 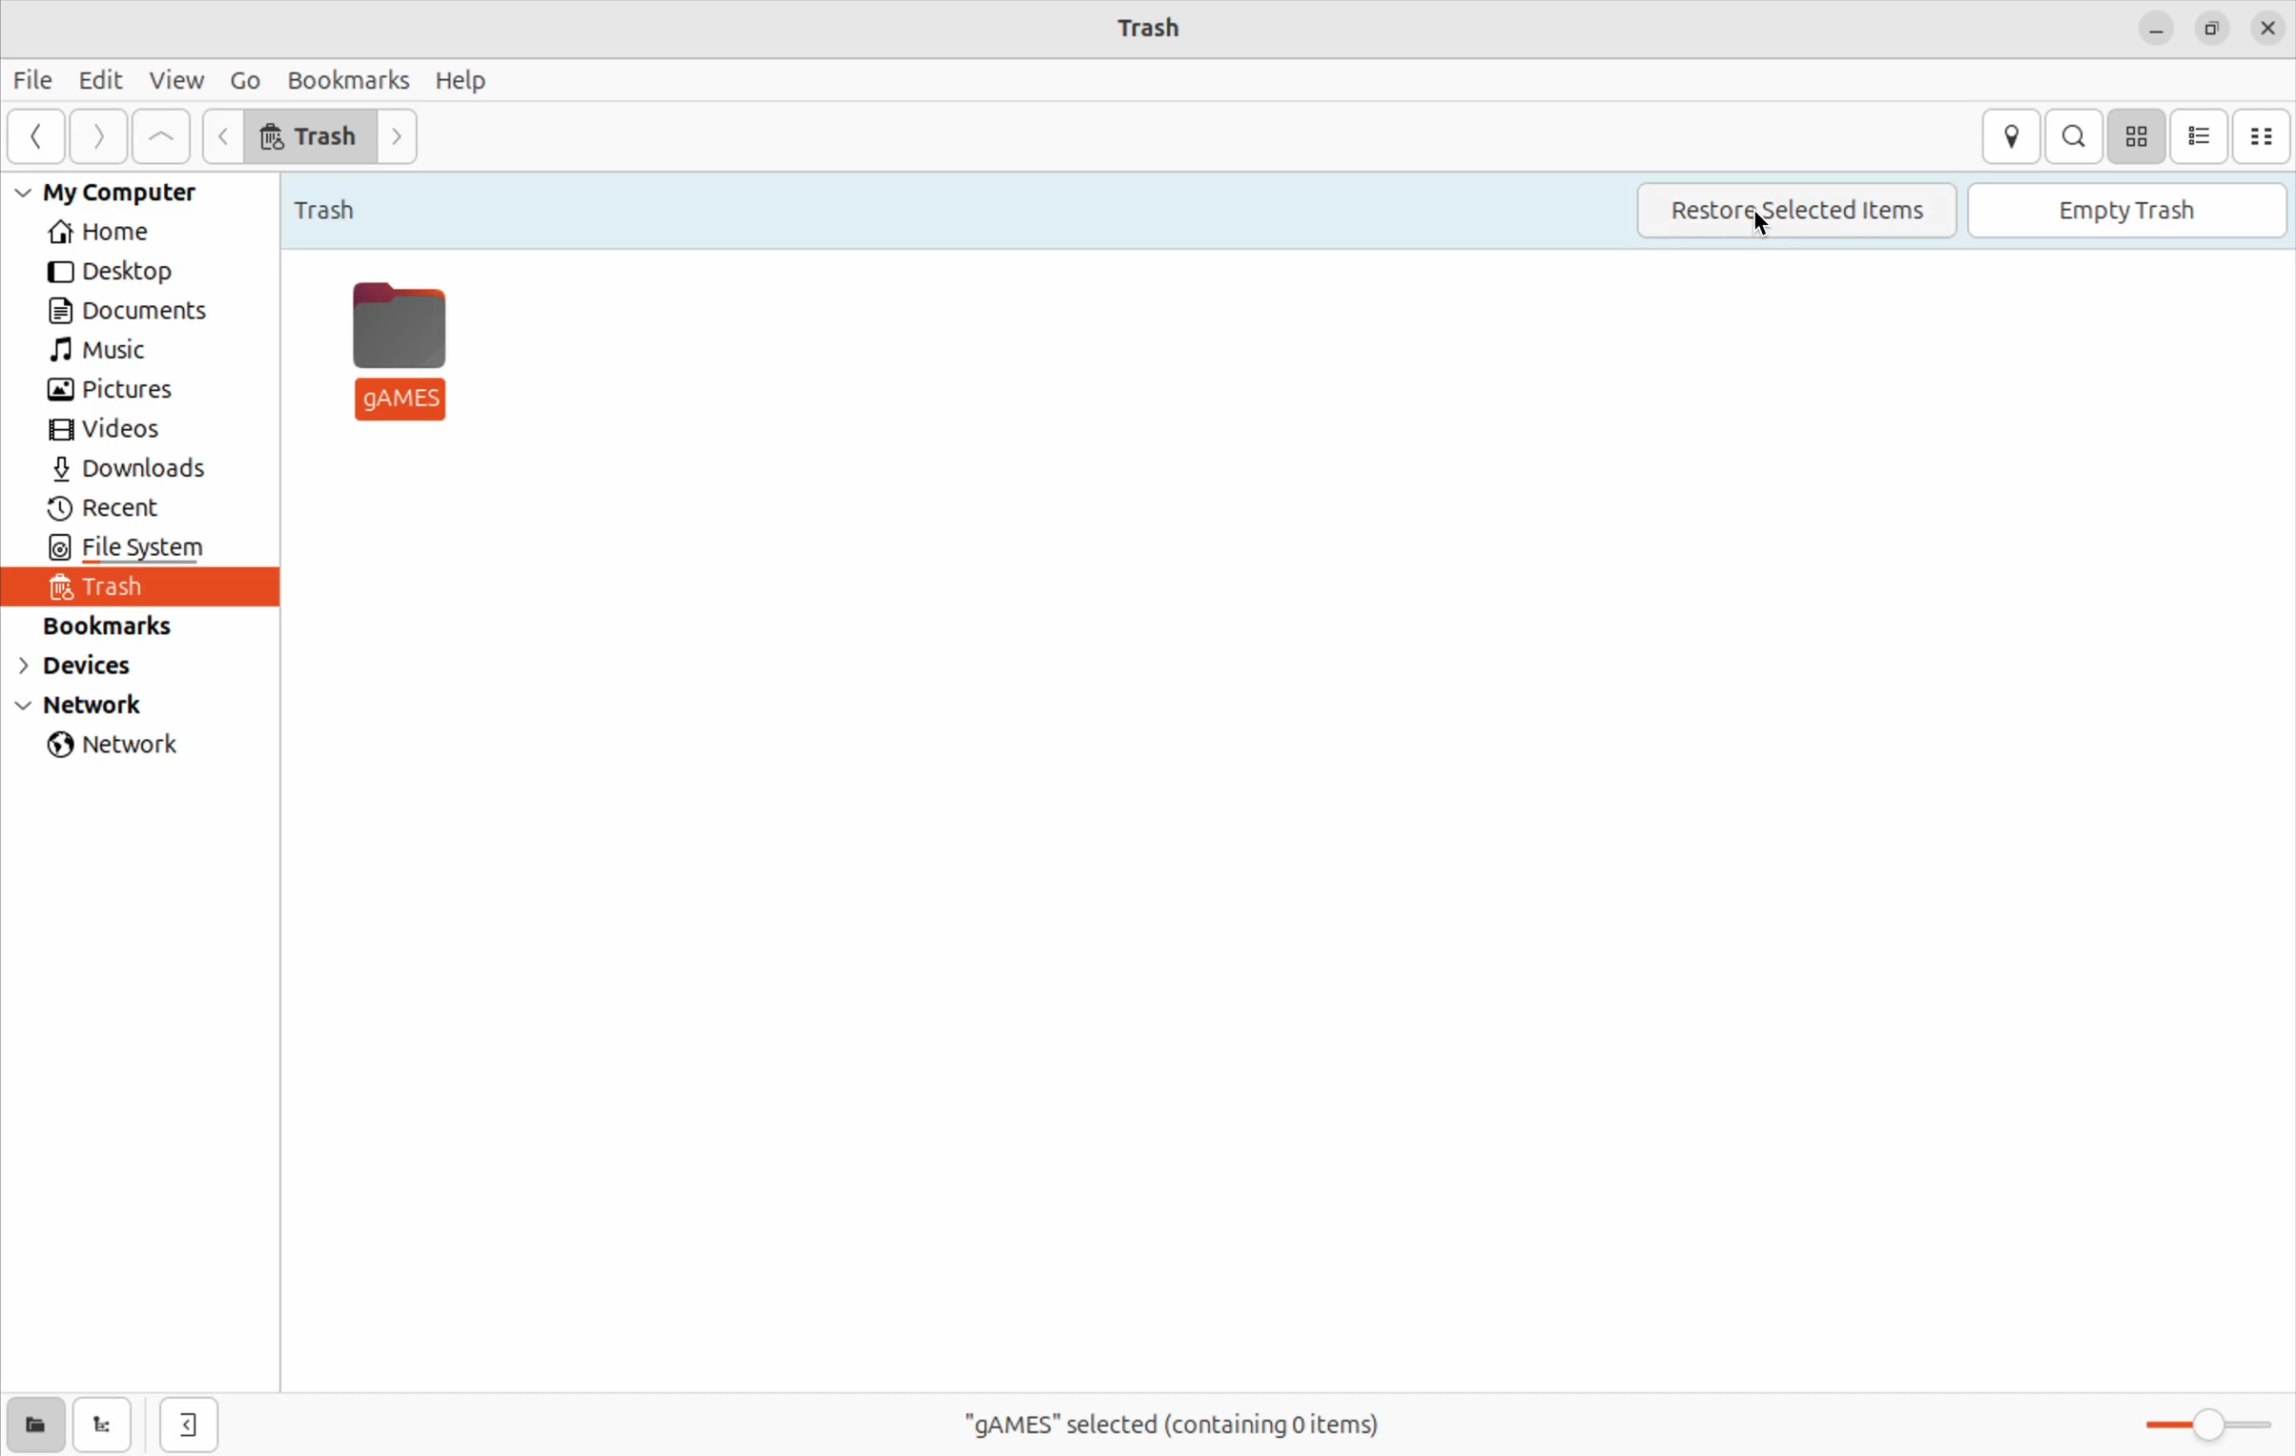 What do you see at coordinates (97, 669) in the screenshot?
I see `devices` at bounding box center [97, 669].